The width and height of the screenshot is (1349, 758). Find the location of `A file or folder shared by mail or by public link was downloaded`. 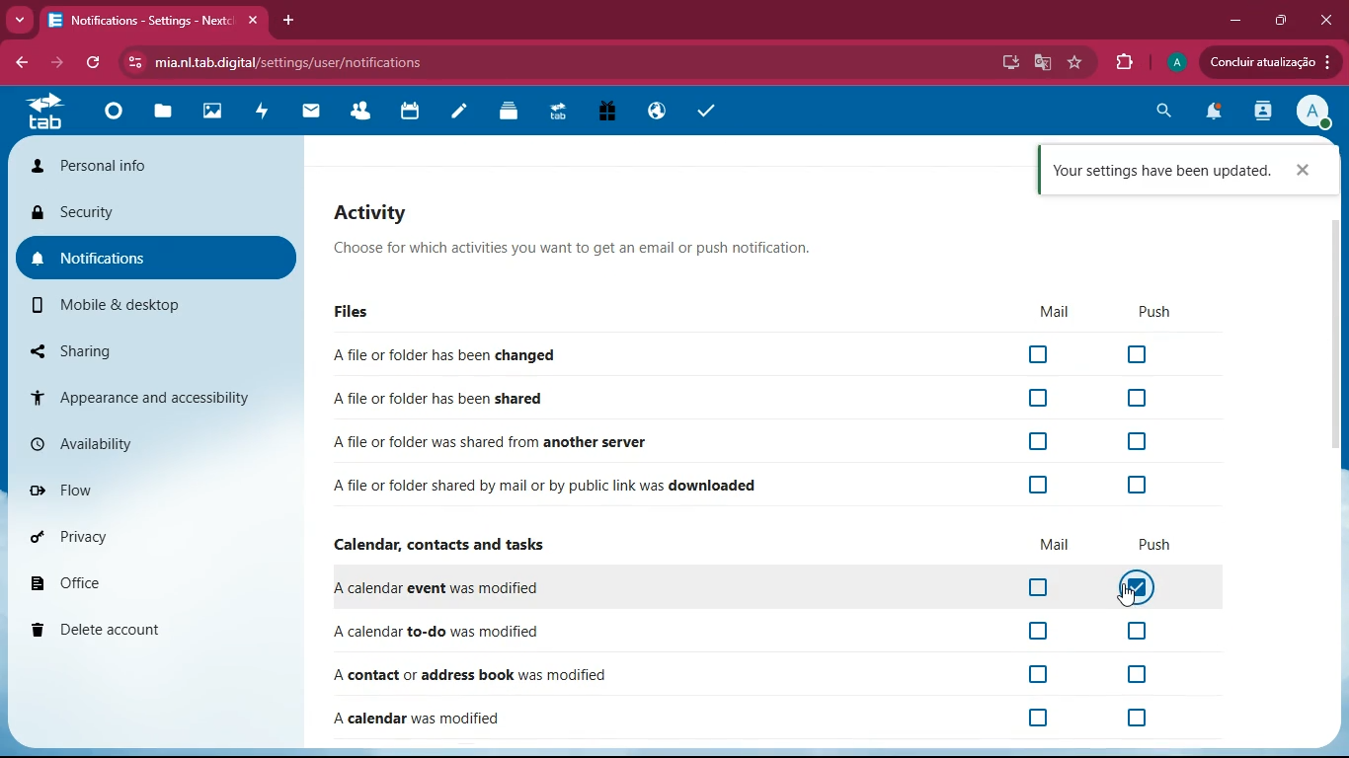

A file or folder shared by mail or by public link was downloaded is located at coordinates (552, 487).